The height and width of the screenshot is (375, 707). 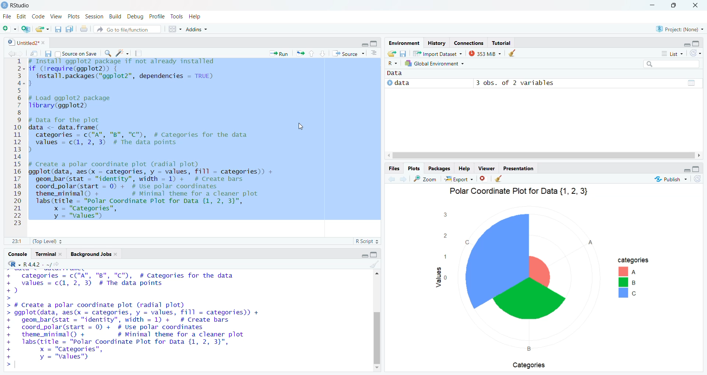 I want to click on history, so click(x=437, y=43).